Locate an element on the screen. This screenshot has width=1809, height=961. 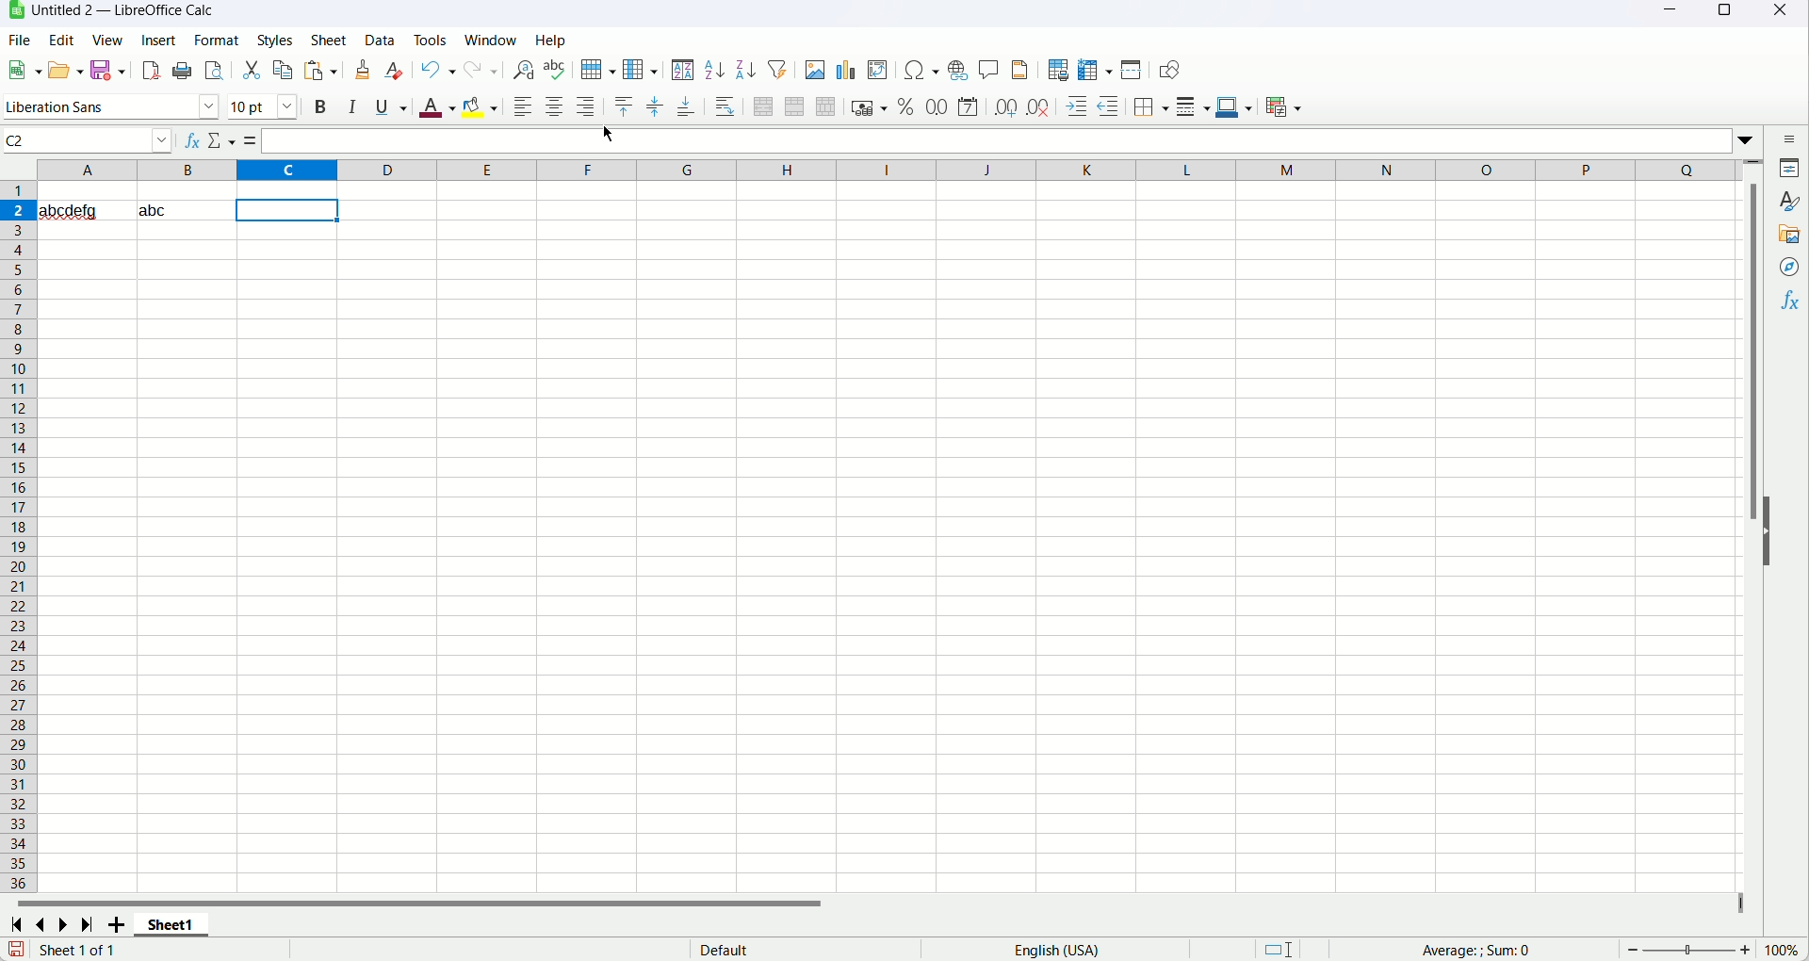
split window is located at coordinates (1132, 69).